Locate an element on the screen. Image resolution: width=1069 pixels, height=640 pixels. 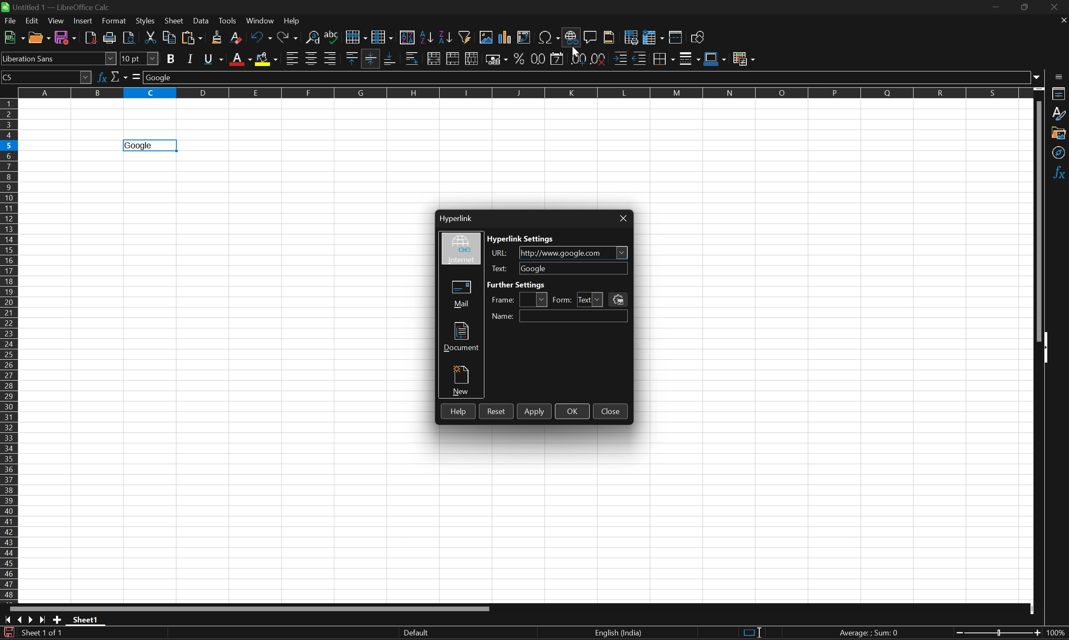
Split window is located at coordinates (675, 38).